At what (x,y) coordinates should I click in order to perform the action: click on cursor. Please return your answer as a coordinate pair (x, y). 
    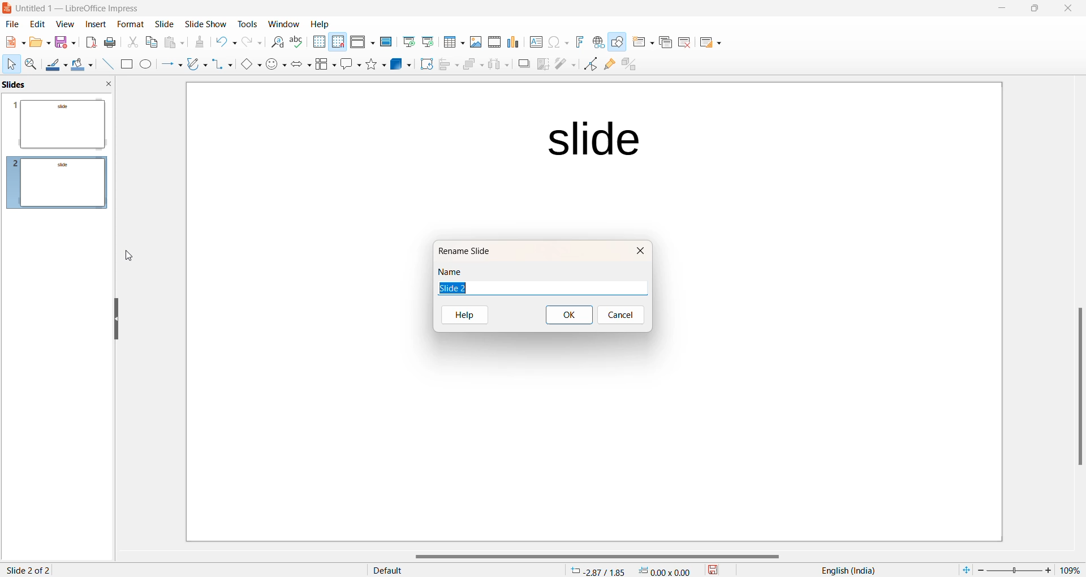
    Looking at the image, I should click on (130, 257).